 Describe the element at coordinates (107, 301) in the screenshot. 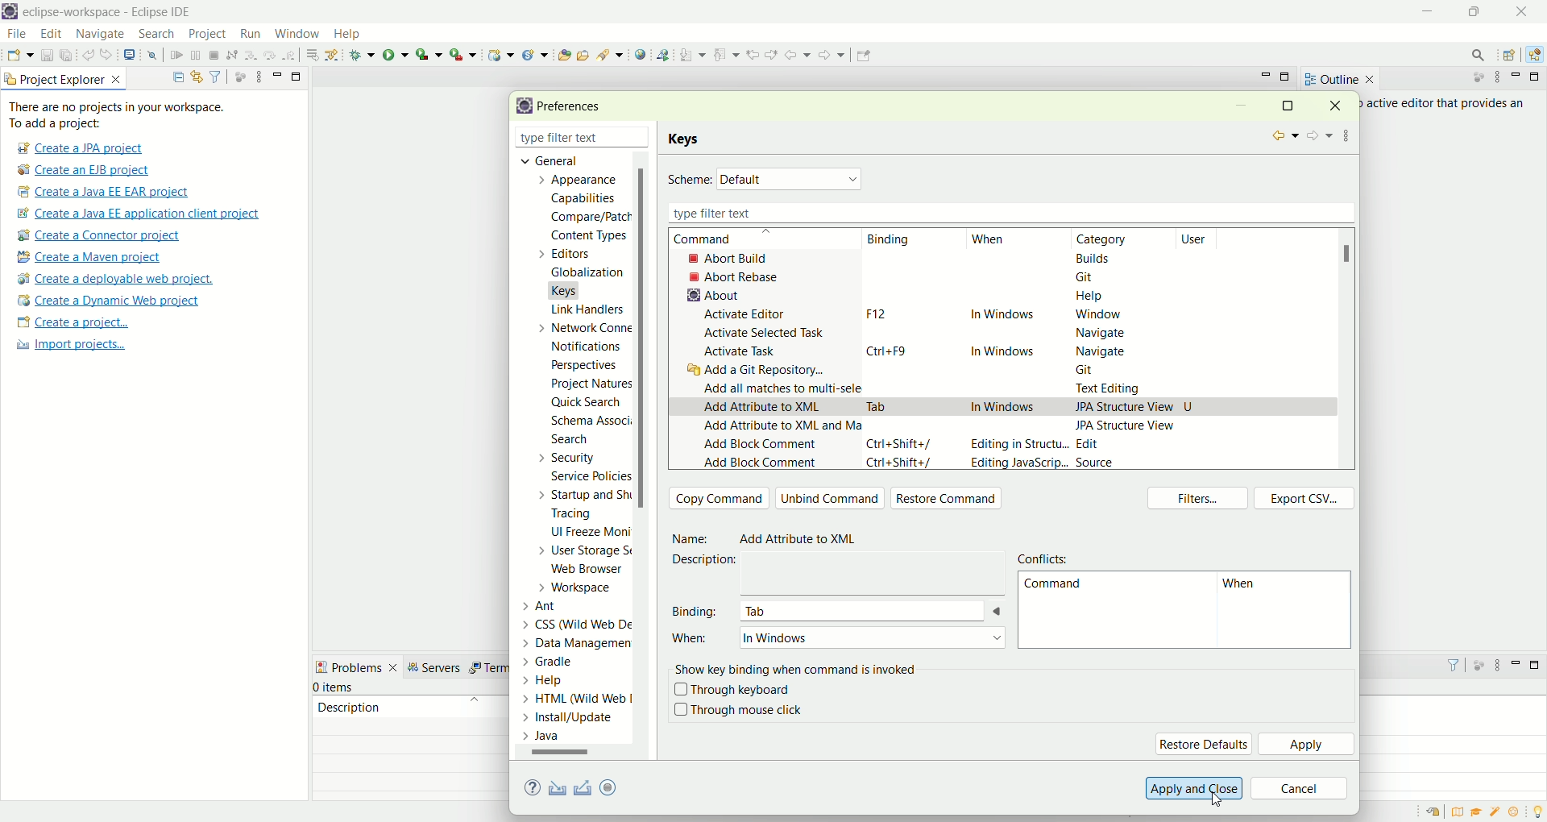

I see `create a dynamic web project` at that location.